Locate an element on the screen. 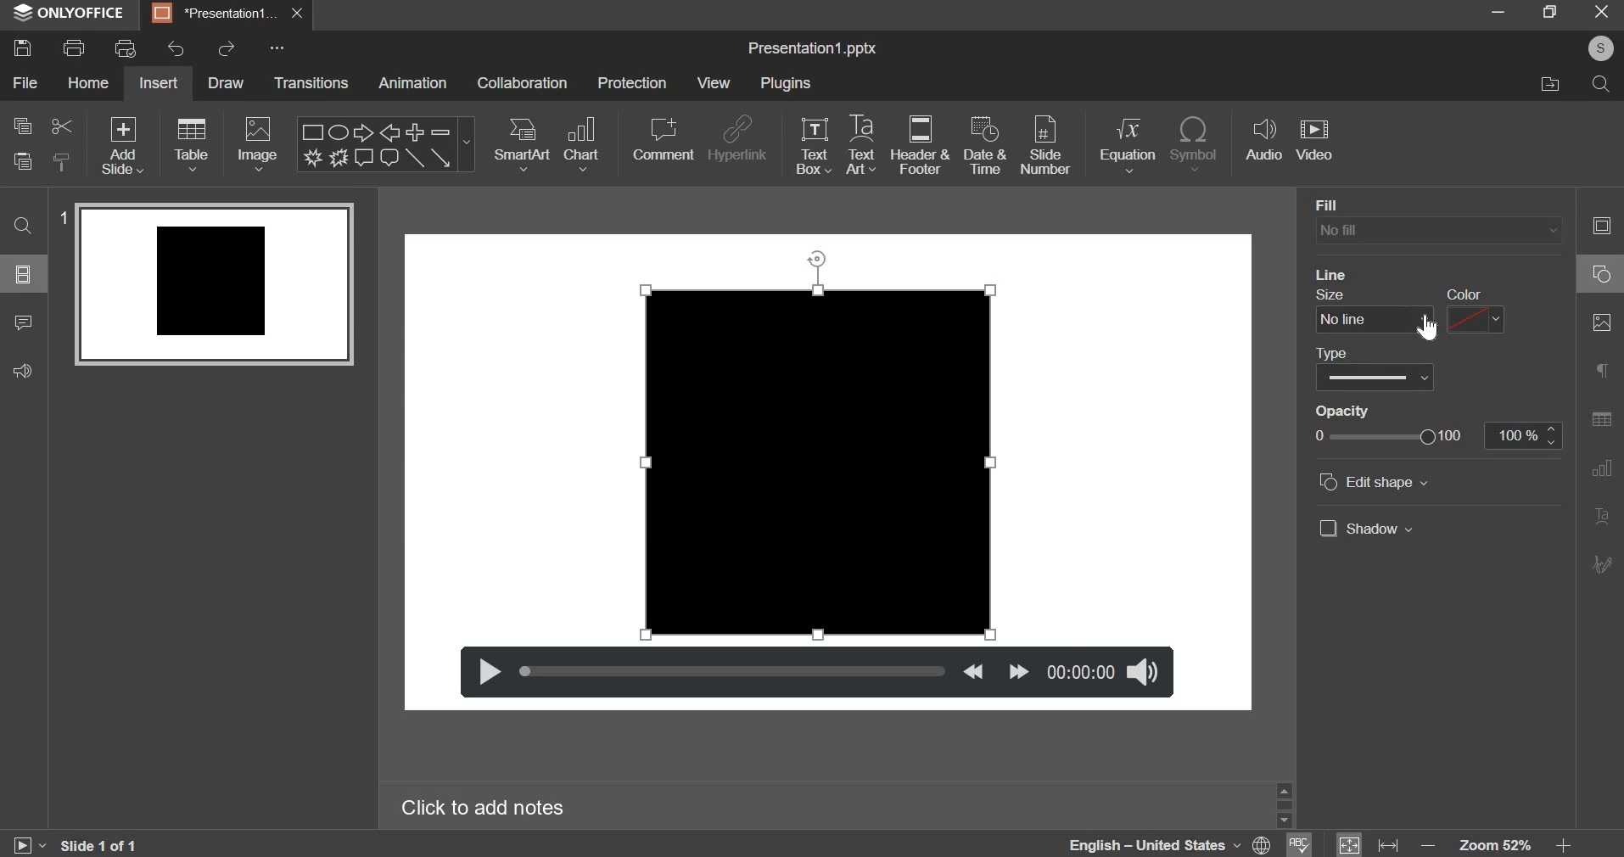  copy is located at coordinates (24, 125).